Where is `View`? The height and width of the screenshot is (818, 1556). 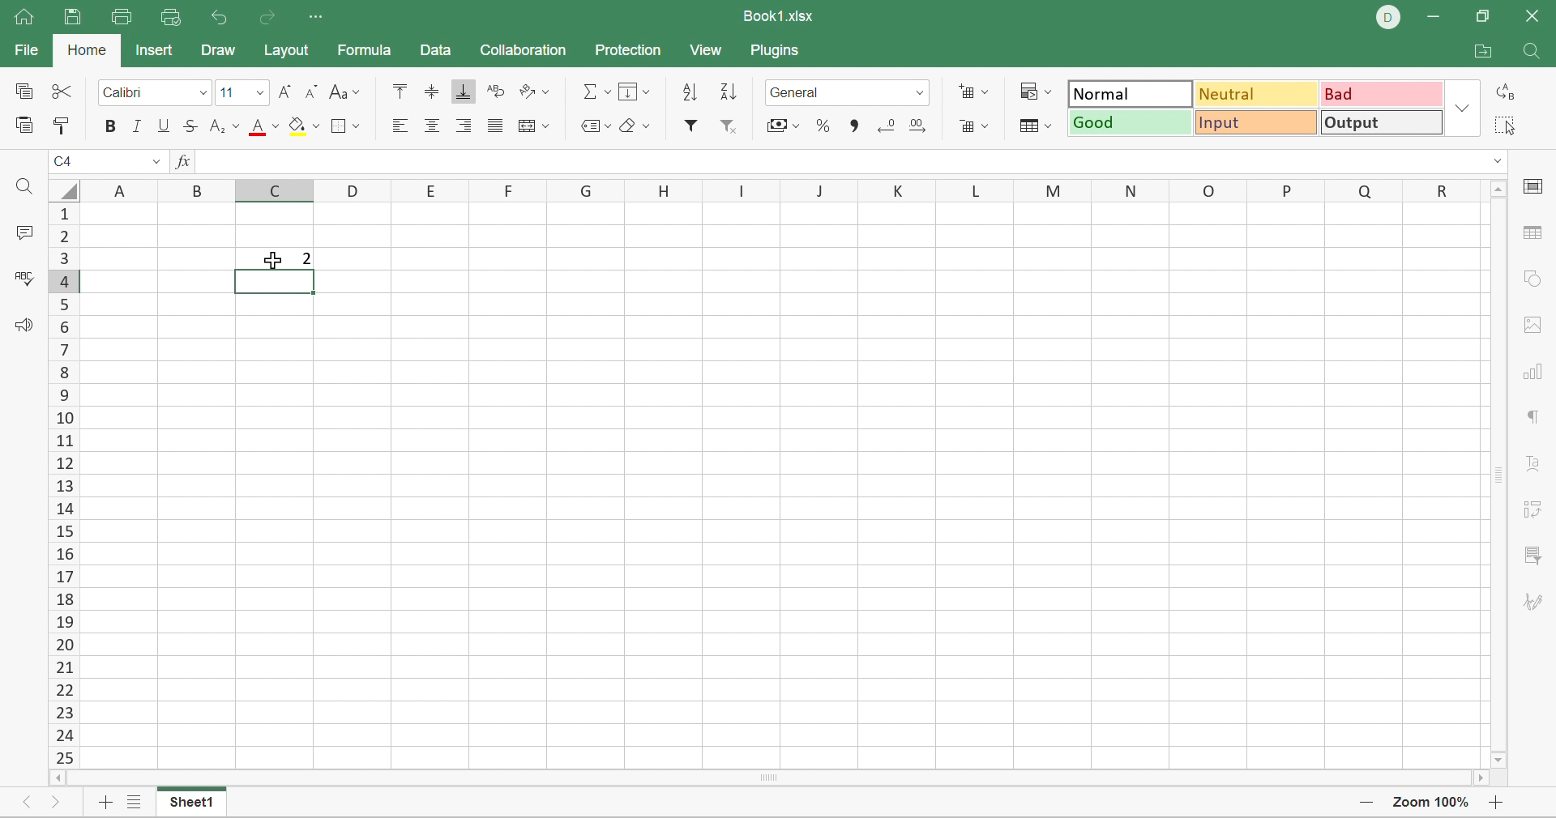 View is located at coordinates (707, 49).